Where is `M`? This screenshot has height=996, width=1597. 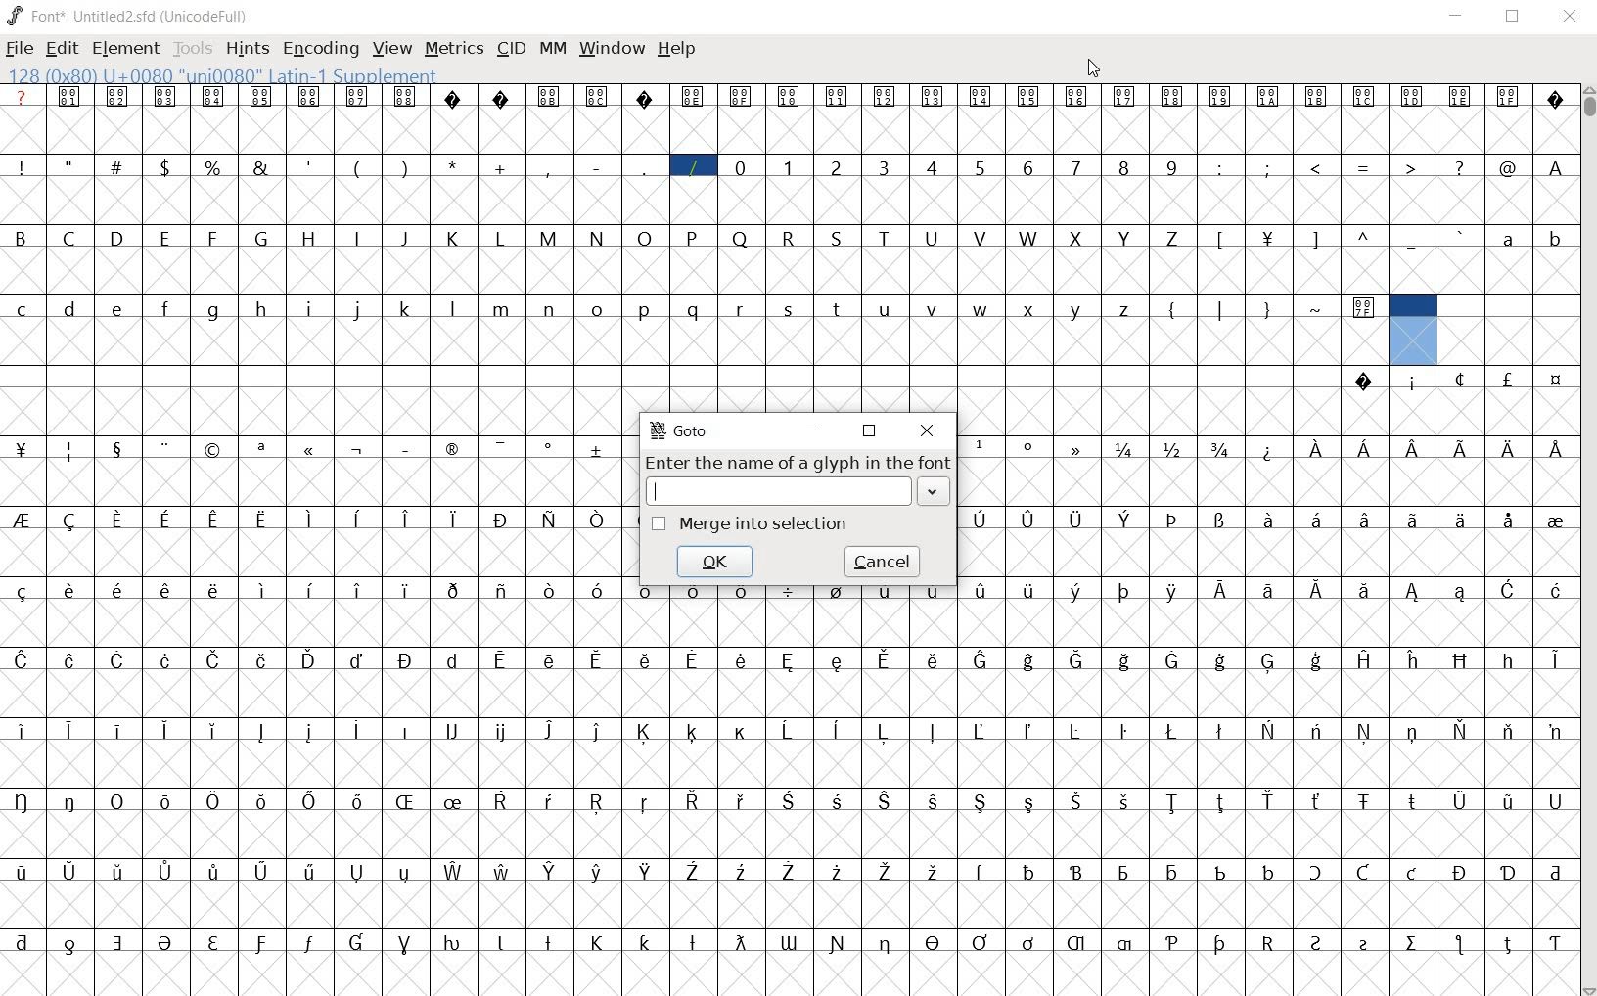 M is located at coordinates (550, 237).